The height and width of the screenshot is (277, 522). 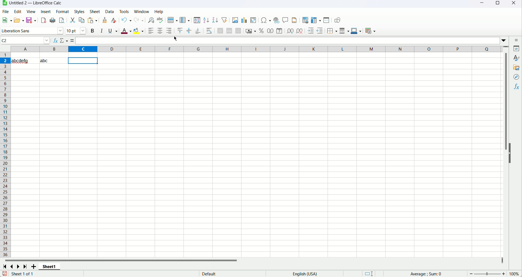 I want to click on decrease indent, so click(x=320, y=30).